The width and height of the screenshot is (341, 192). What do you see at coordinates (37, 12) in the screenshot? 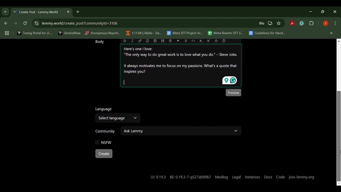
I see `Create Post - Lemmy.World` at bounding box center [37, 12].